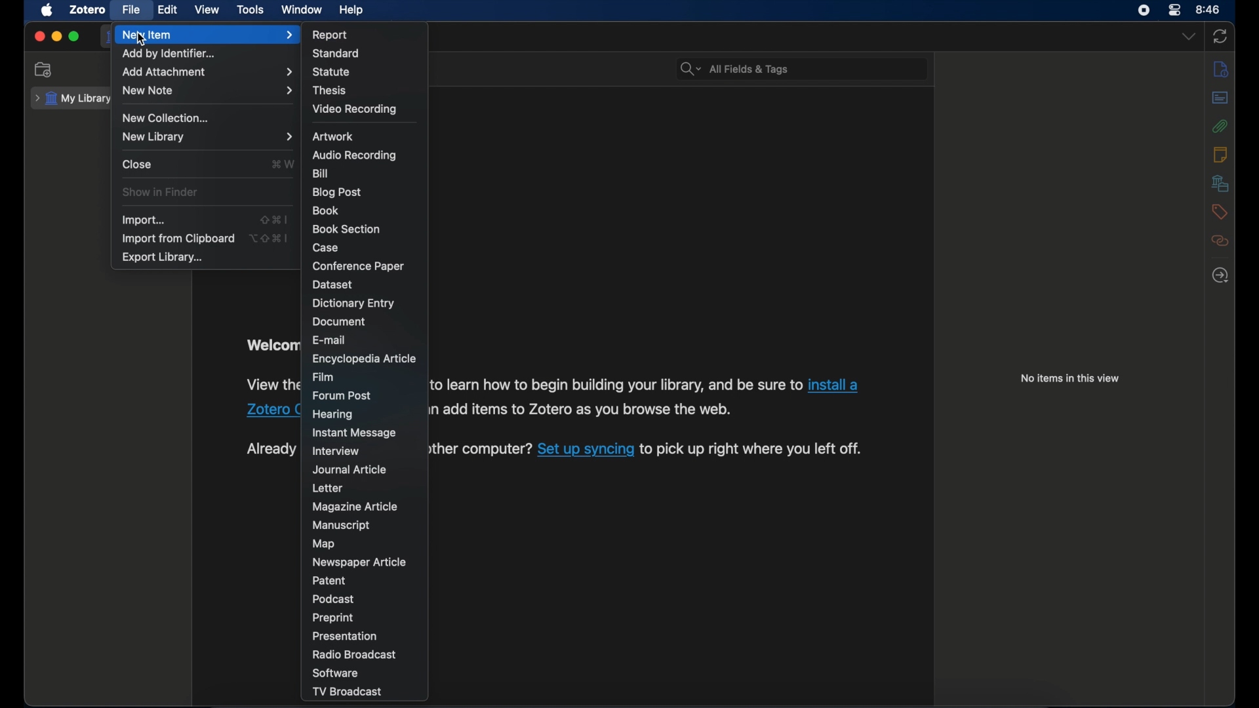 The image size is (1259, 708). I want to click on hearing, so click(333, 413).